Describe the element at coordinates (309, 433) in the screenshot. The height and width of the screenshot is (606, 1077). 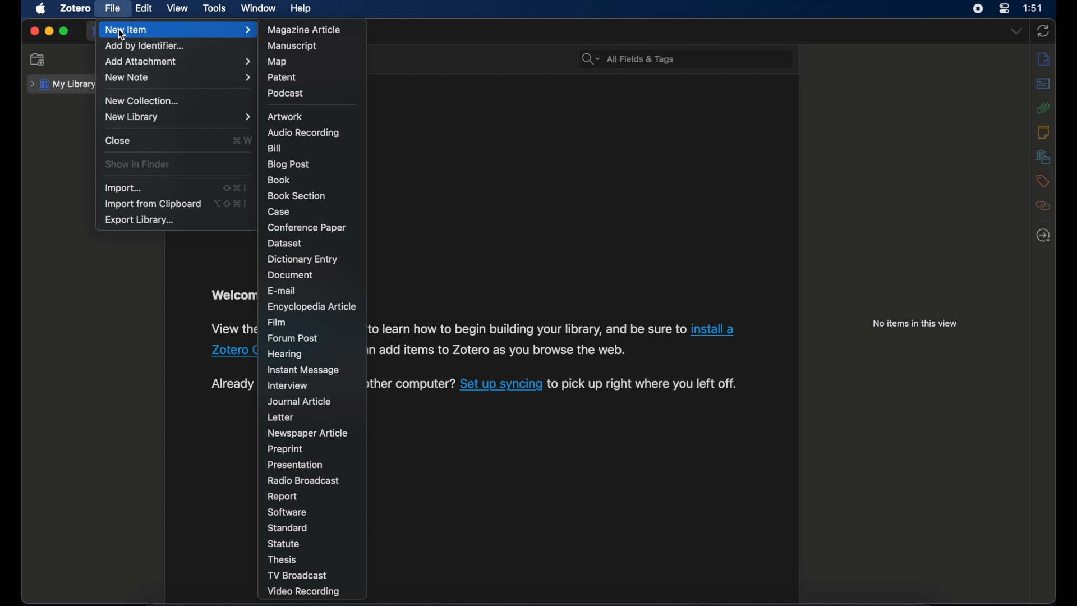
I see `newspaper article` at that location.